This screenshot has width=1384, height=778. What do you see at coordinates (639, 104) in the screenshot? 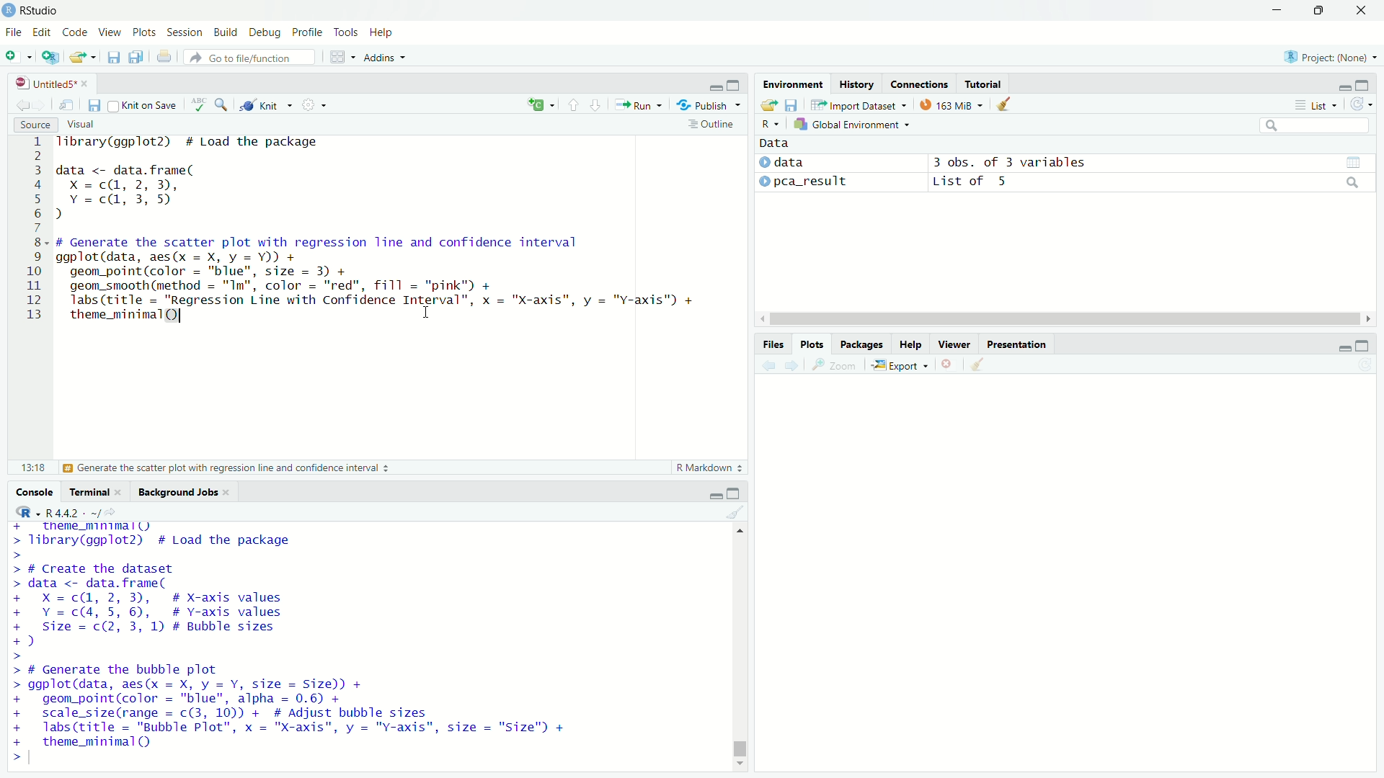
I see `Run` at bounding box center [639, 104].